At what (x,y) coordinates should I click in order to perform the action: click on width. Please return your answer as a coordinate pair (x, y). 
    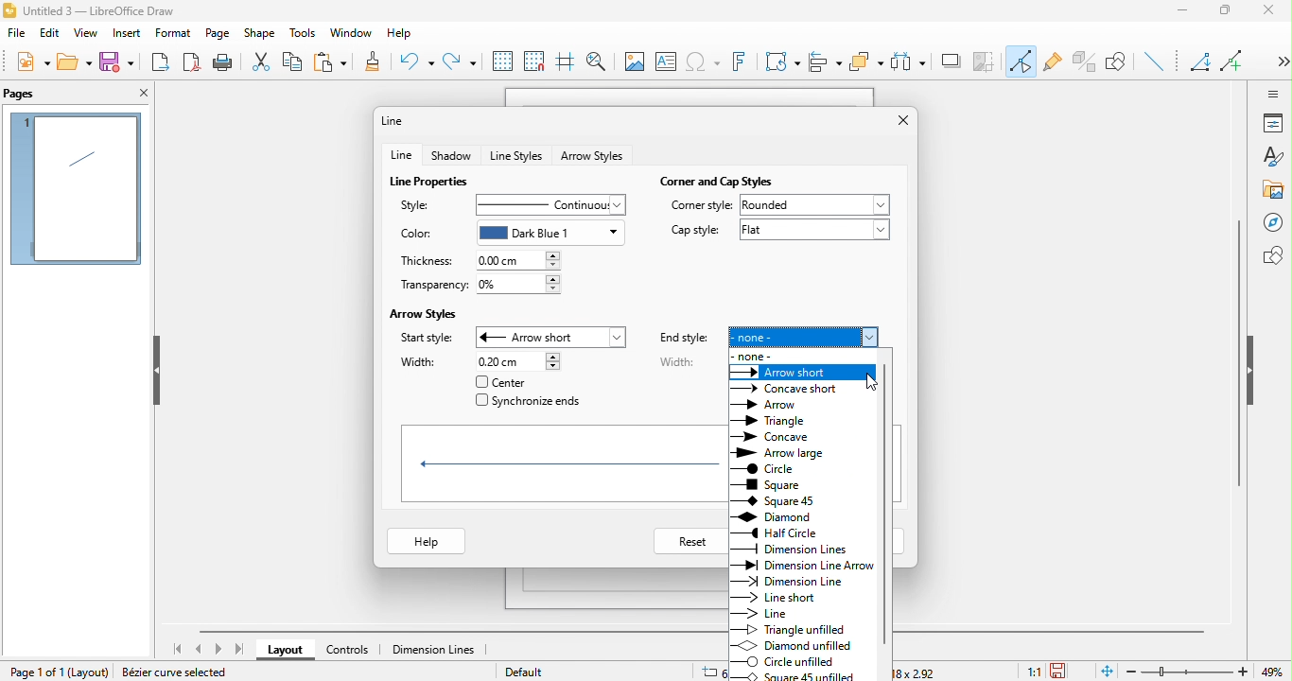
    Looking at the image, I should click on (420, 361).